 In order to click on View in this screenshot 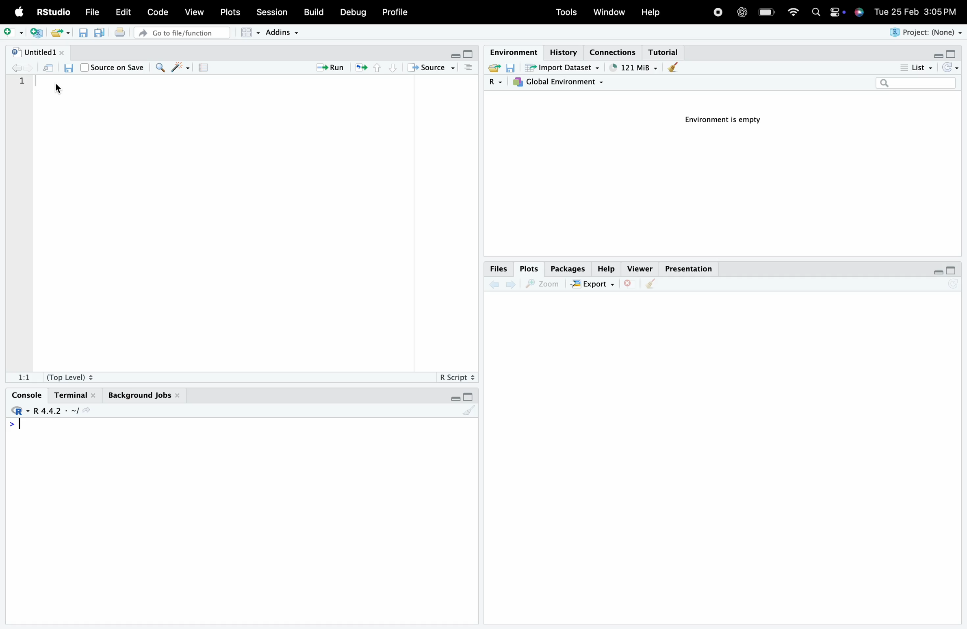, I will do `click(196, 11)`.